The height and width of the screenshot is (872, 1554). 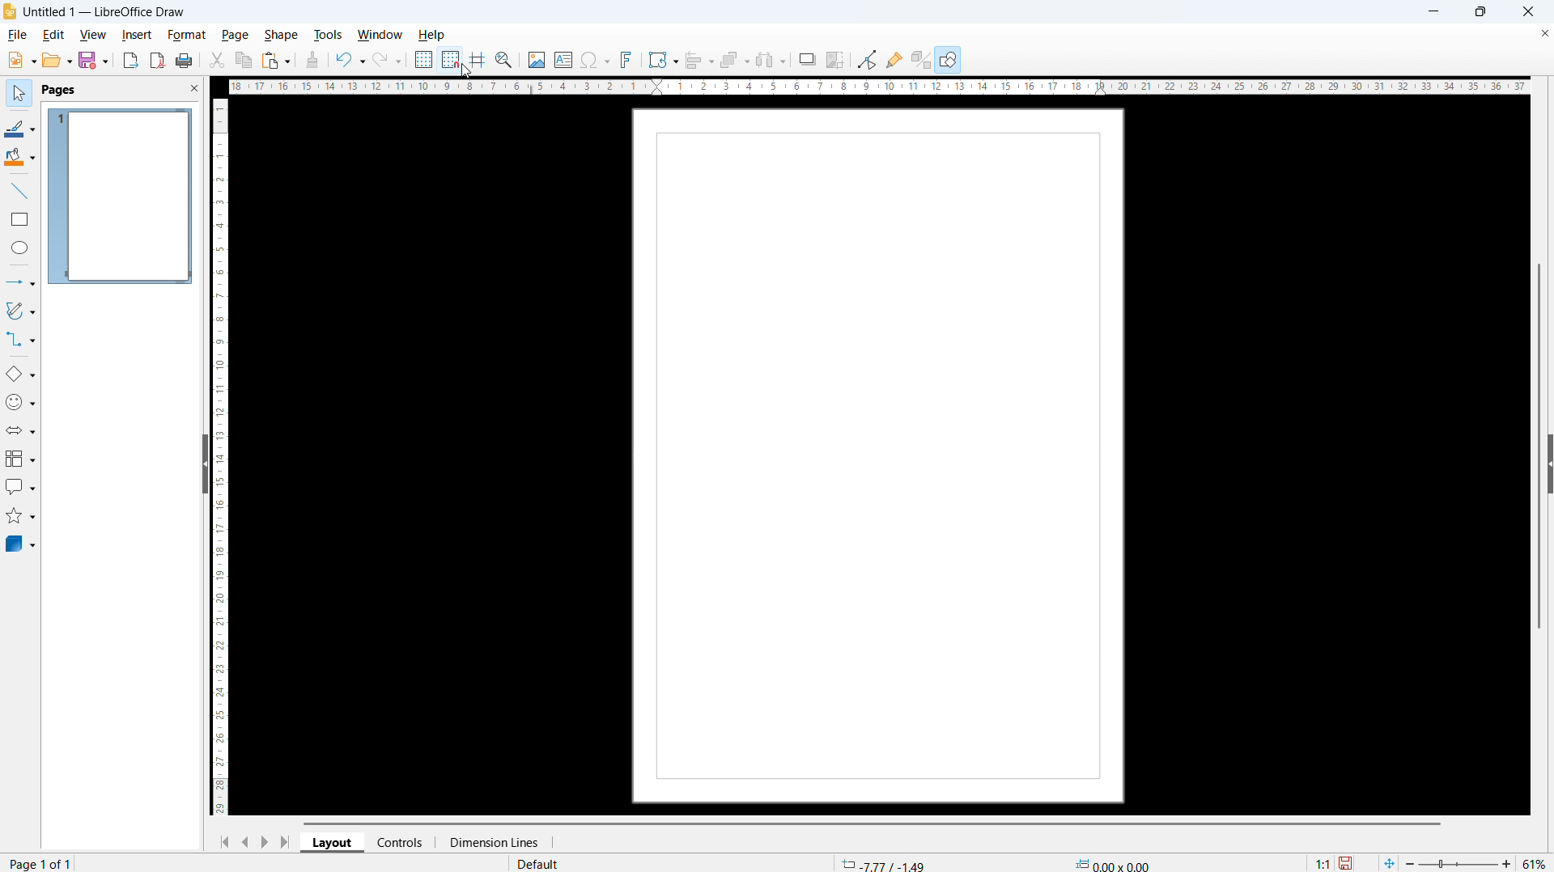 What do you see at coordinates (506, 60) in the screenshot?
I see `Zoom ` at bounding box center [506, 60].